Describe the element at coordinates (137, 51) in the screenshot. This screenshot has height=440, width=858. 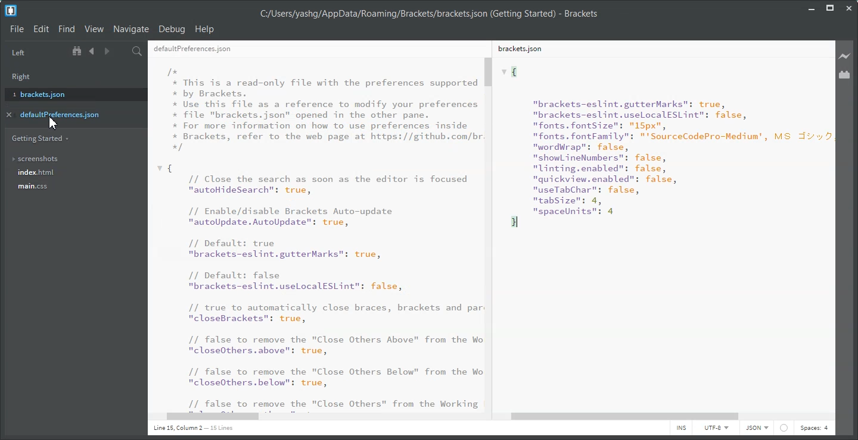
I see `Find in Files` at that location.